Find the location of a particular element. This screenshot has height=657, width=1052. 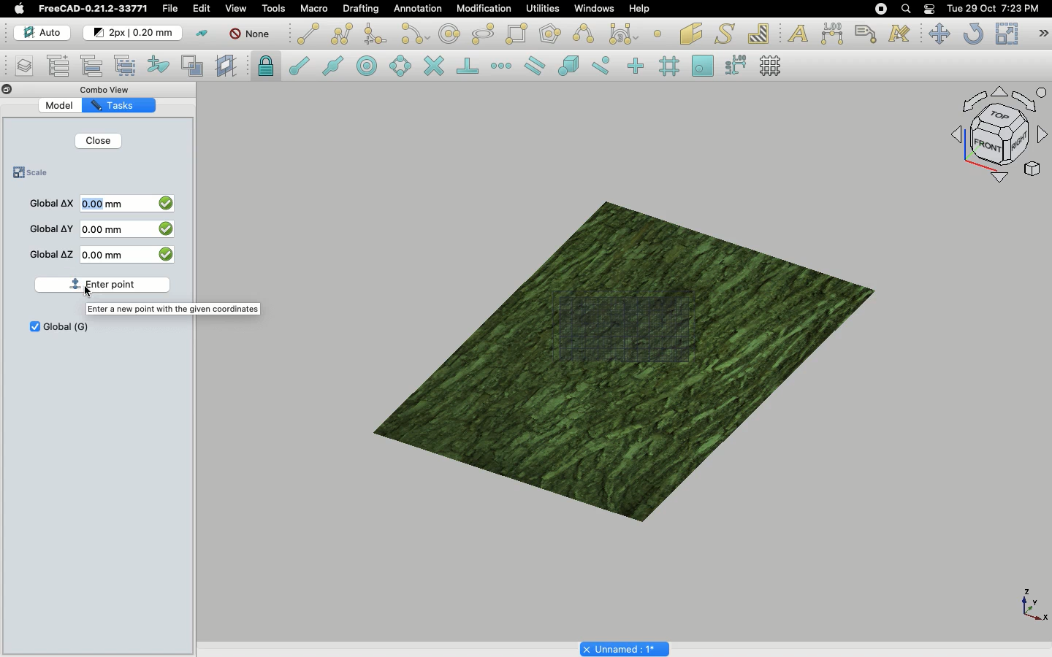

Tasks is located at coordinates (115, 105).